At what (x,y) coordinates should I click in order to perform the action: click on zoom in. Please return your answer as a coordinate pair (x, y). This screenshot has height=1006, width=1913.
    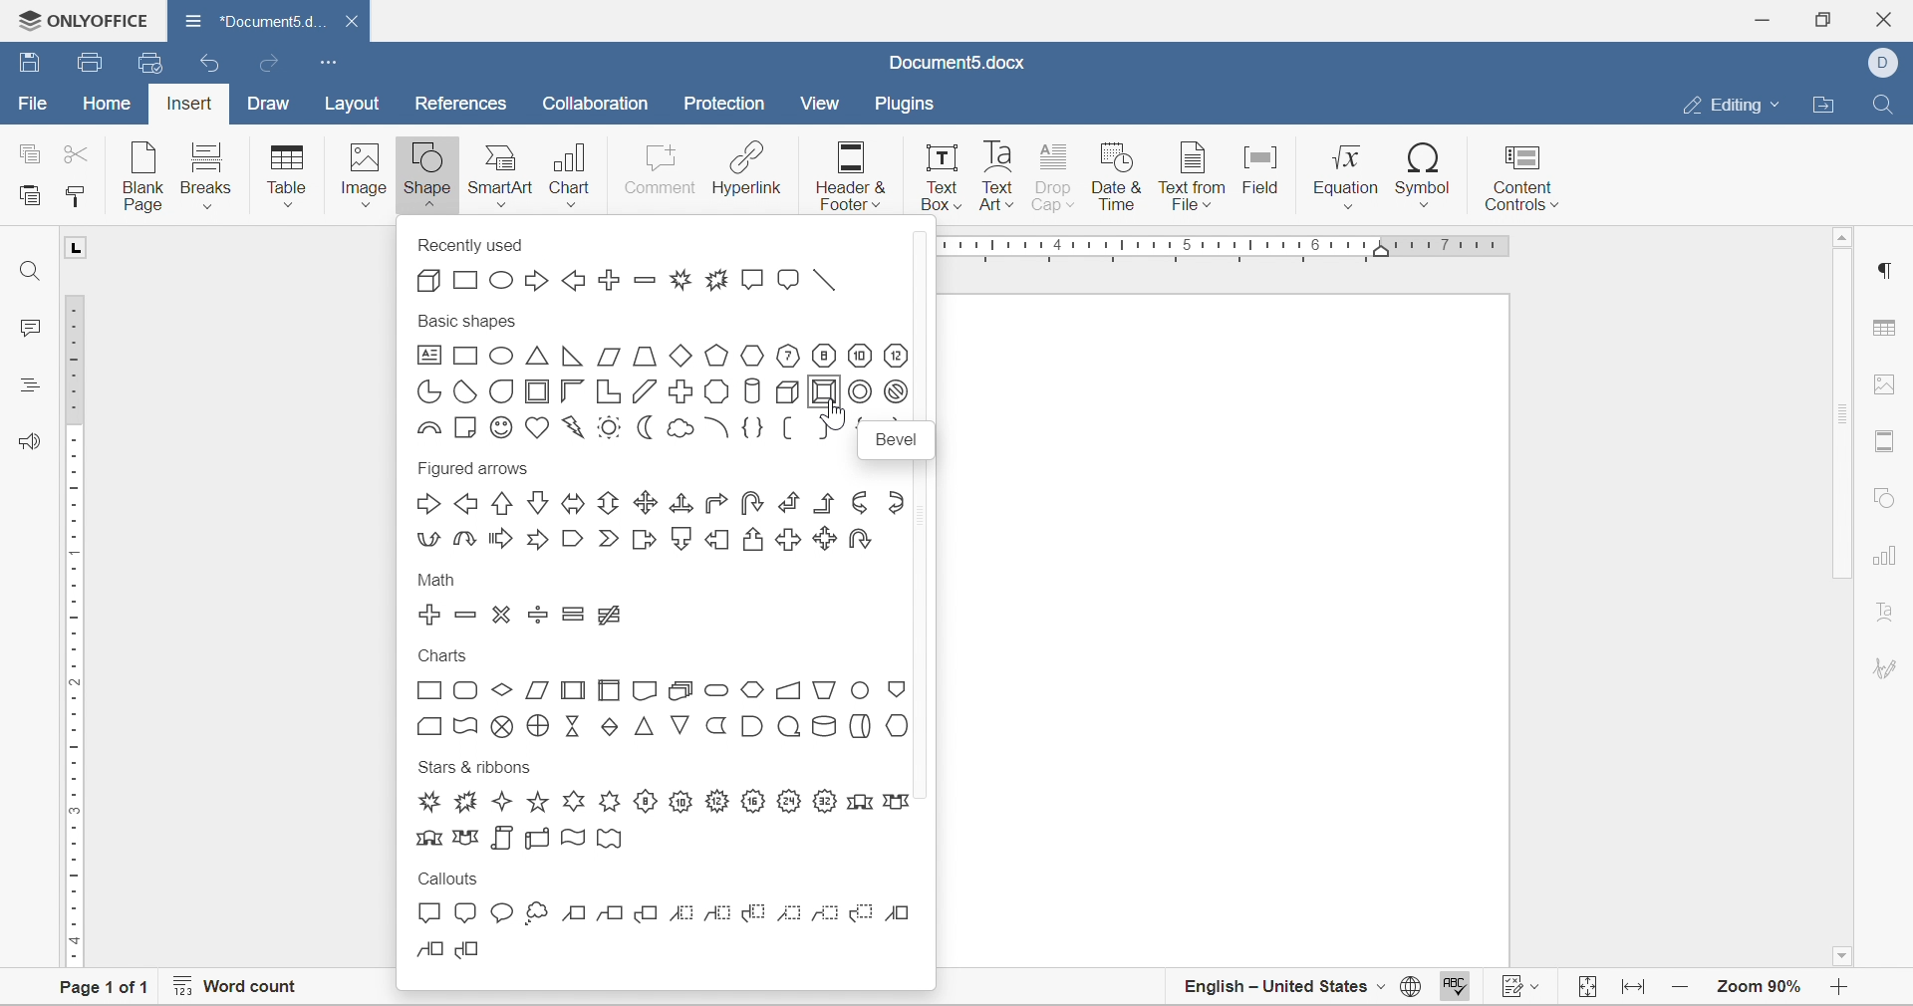
    Looking at the image, I should click on (1838, 989).